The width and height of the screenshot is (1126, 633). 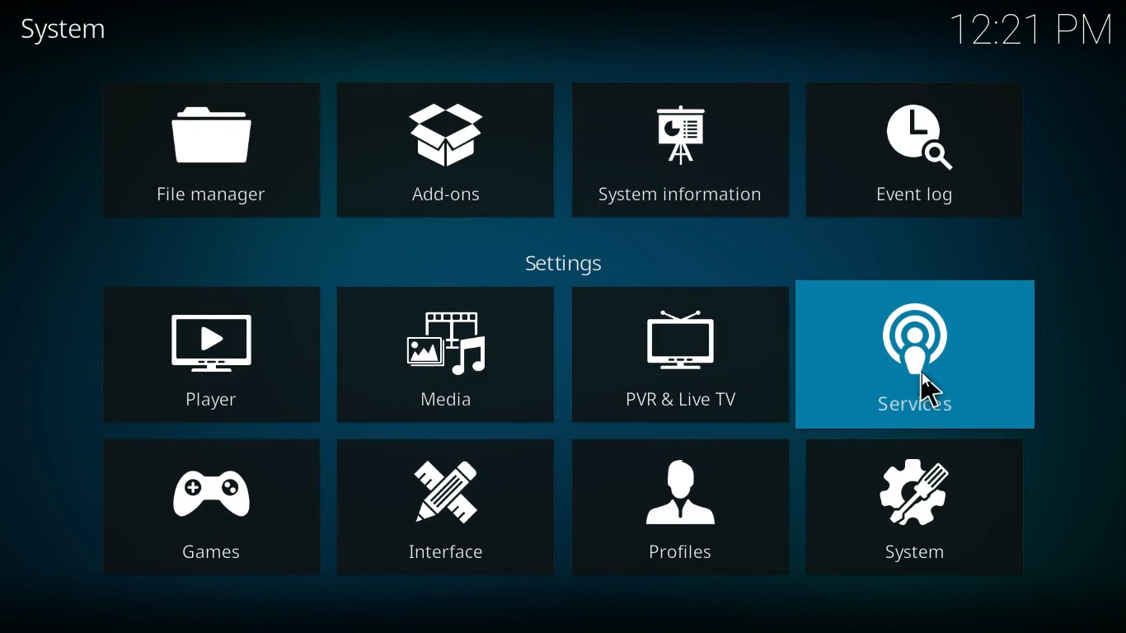 I want to click on system information, so click(x=676, y=148).